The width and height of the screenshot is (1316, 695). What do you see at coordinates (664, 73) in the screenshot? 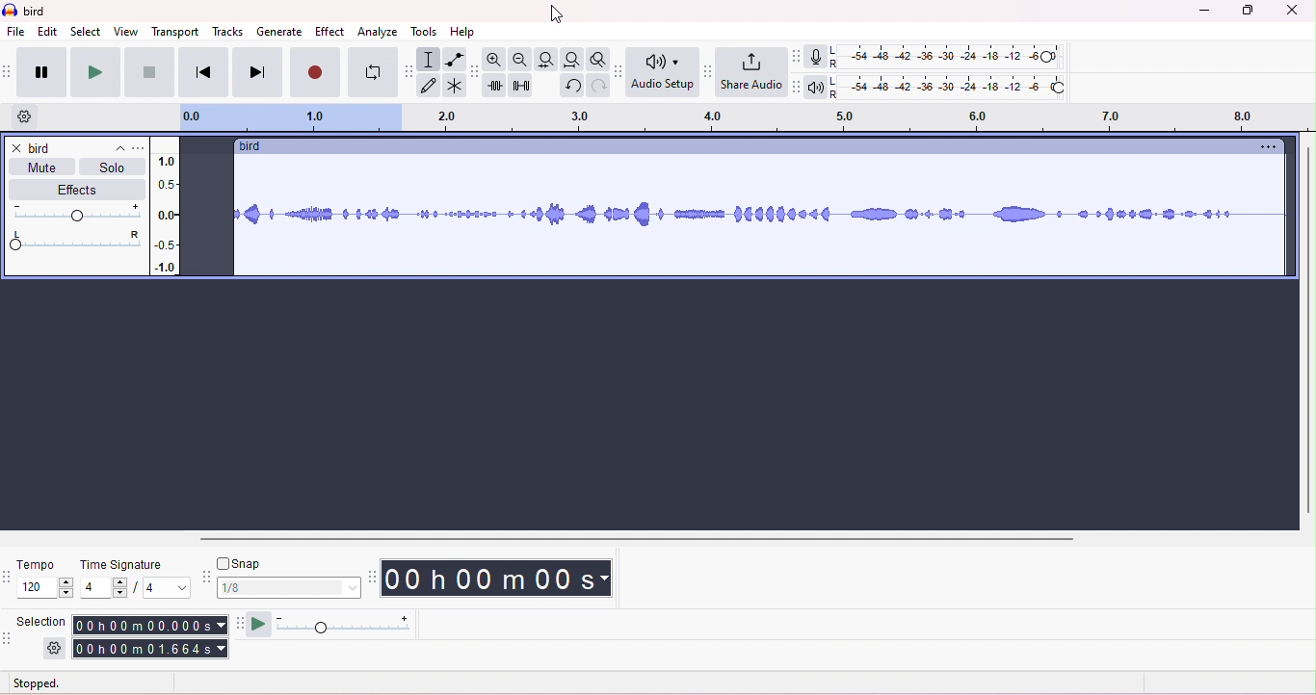
I see `audio set up ` at bounding box center [664, 73].